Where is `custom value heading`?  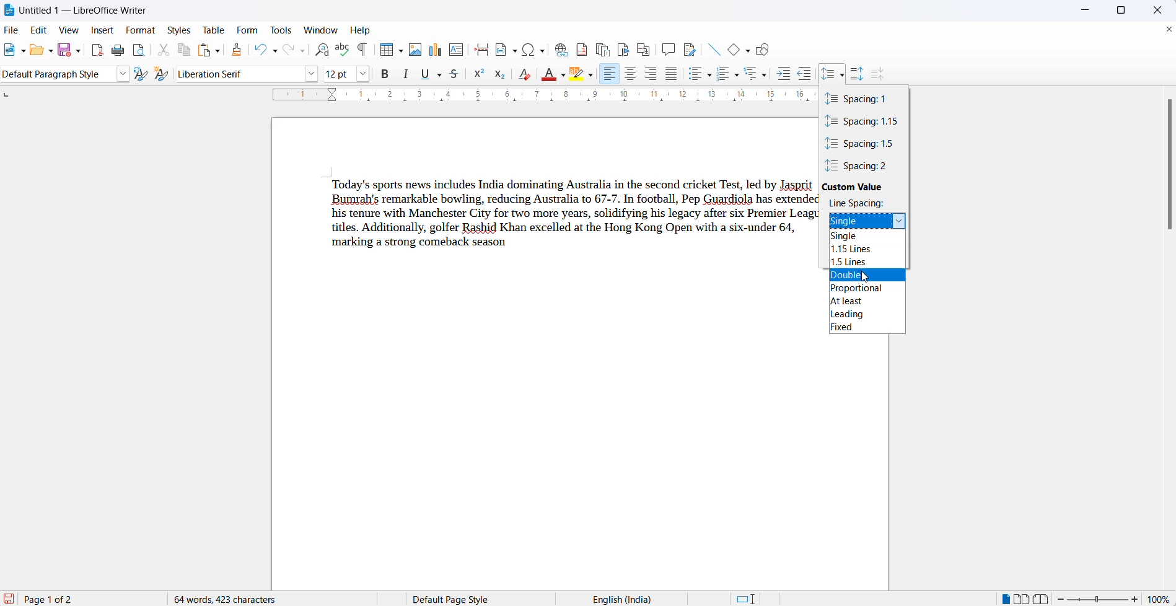 custom value heading is located at coordinates (858, 187).